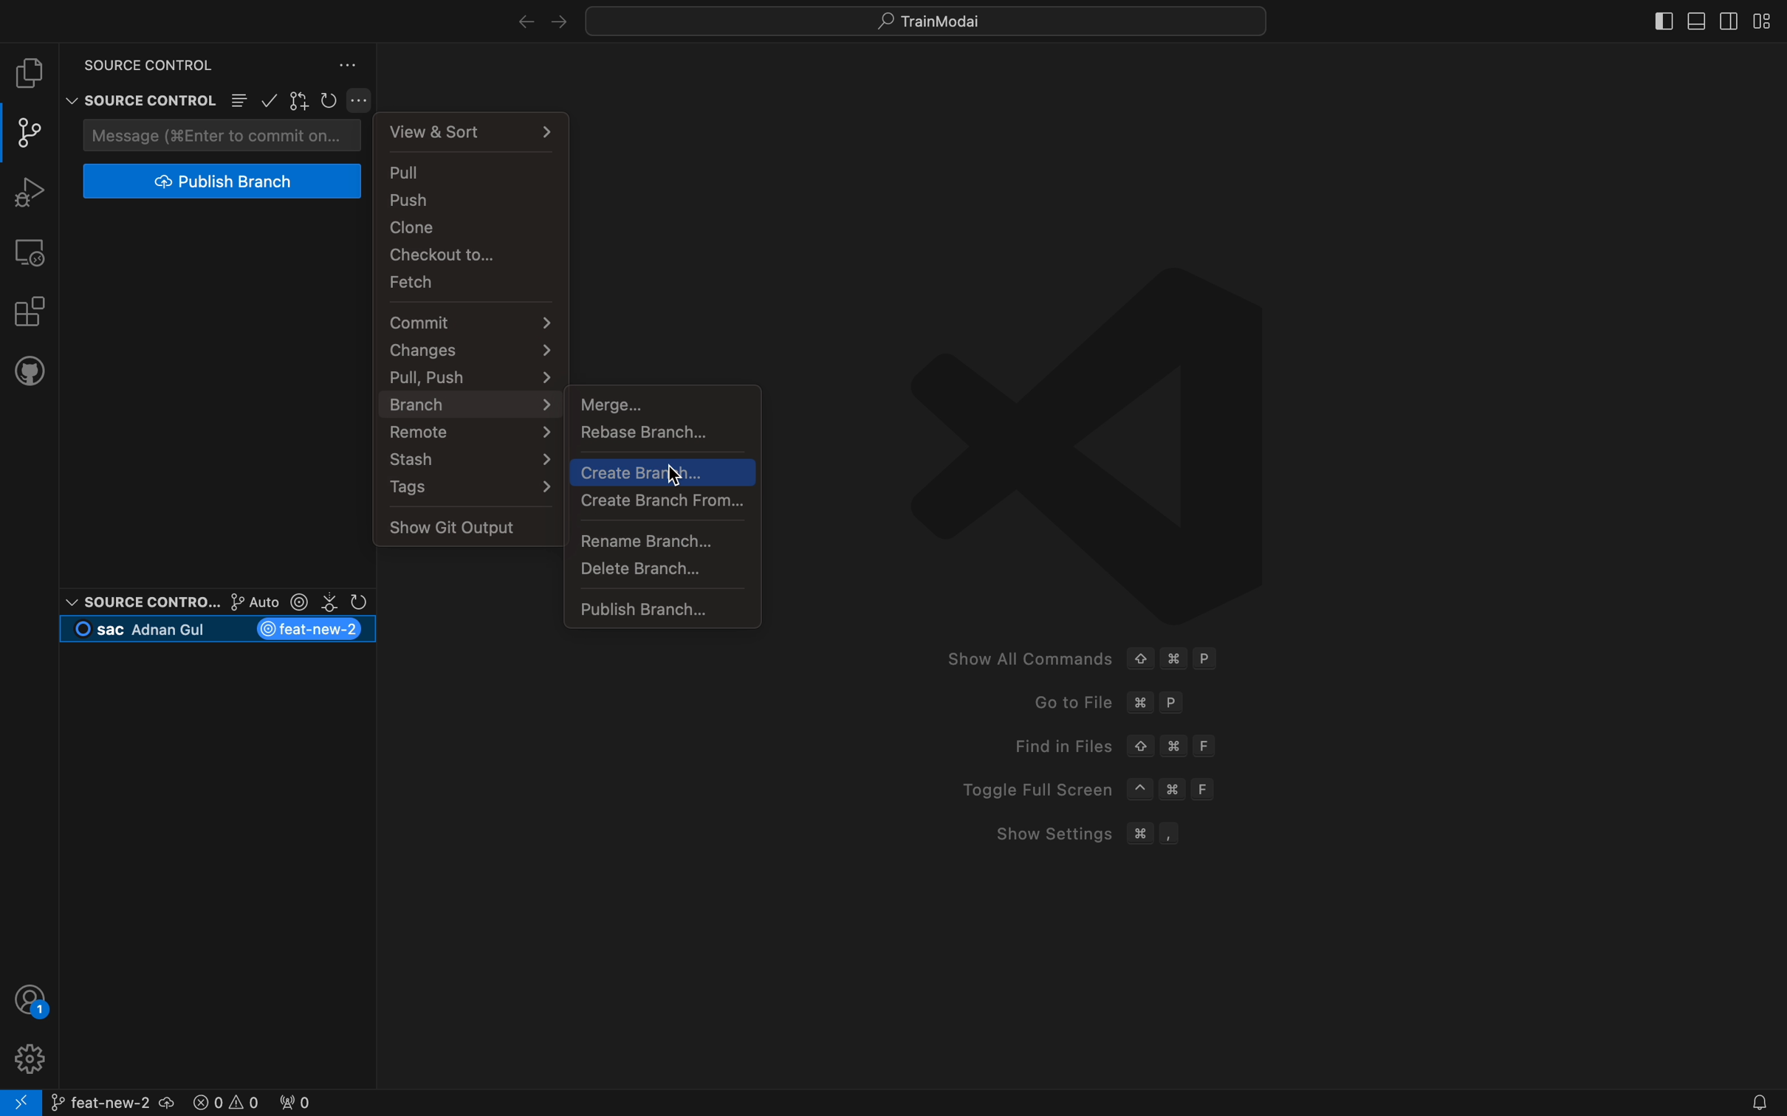 The height and width of the screenshot is (1116, 1787). What do you see at coordinates (1027, 790) in the screenshot?
I see `Toggle Full Screen` at bounding box center [1027, 790].